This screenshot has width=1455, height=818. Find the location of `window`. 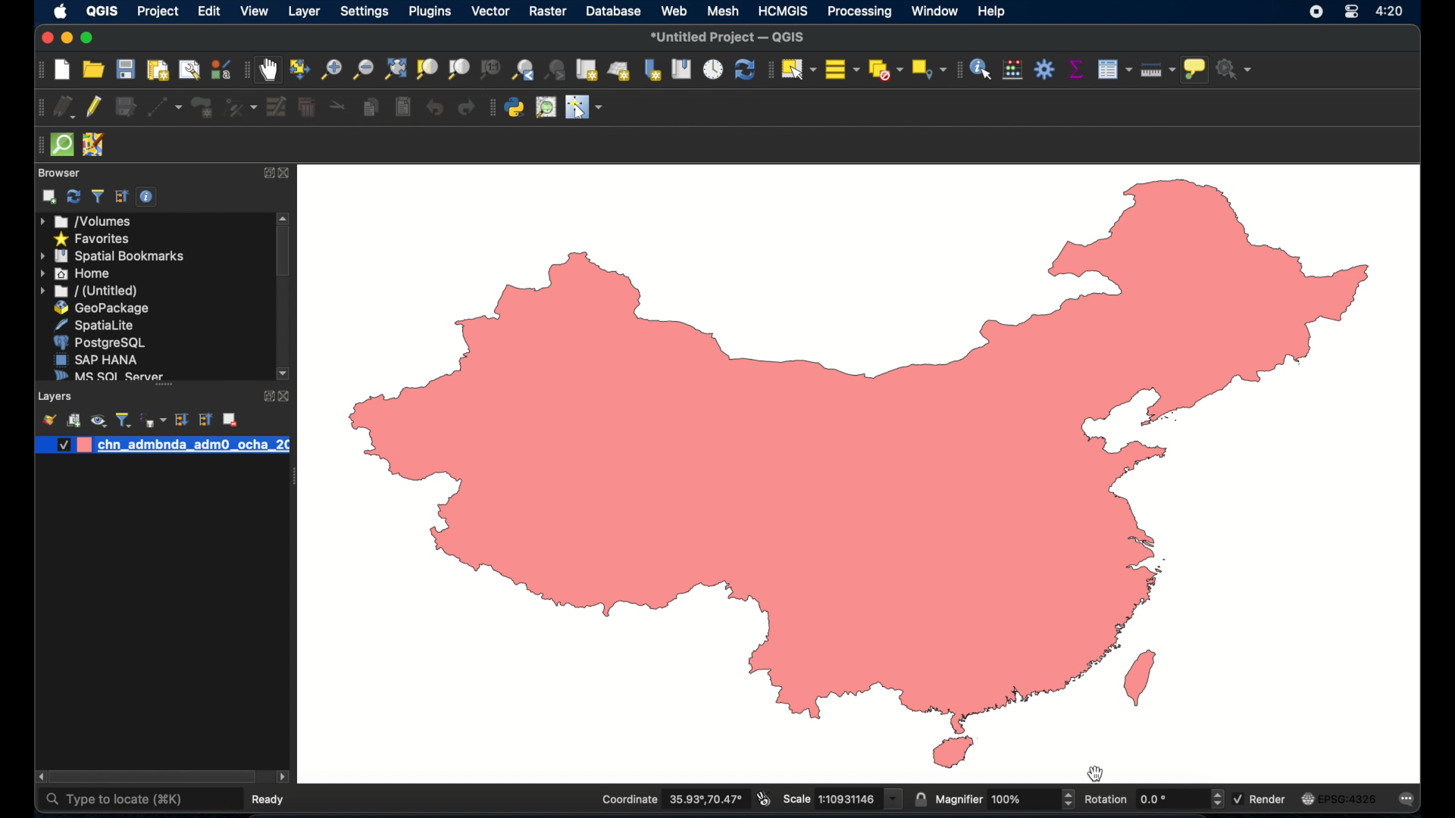

window is located at coordinates (936, 11).